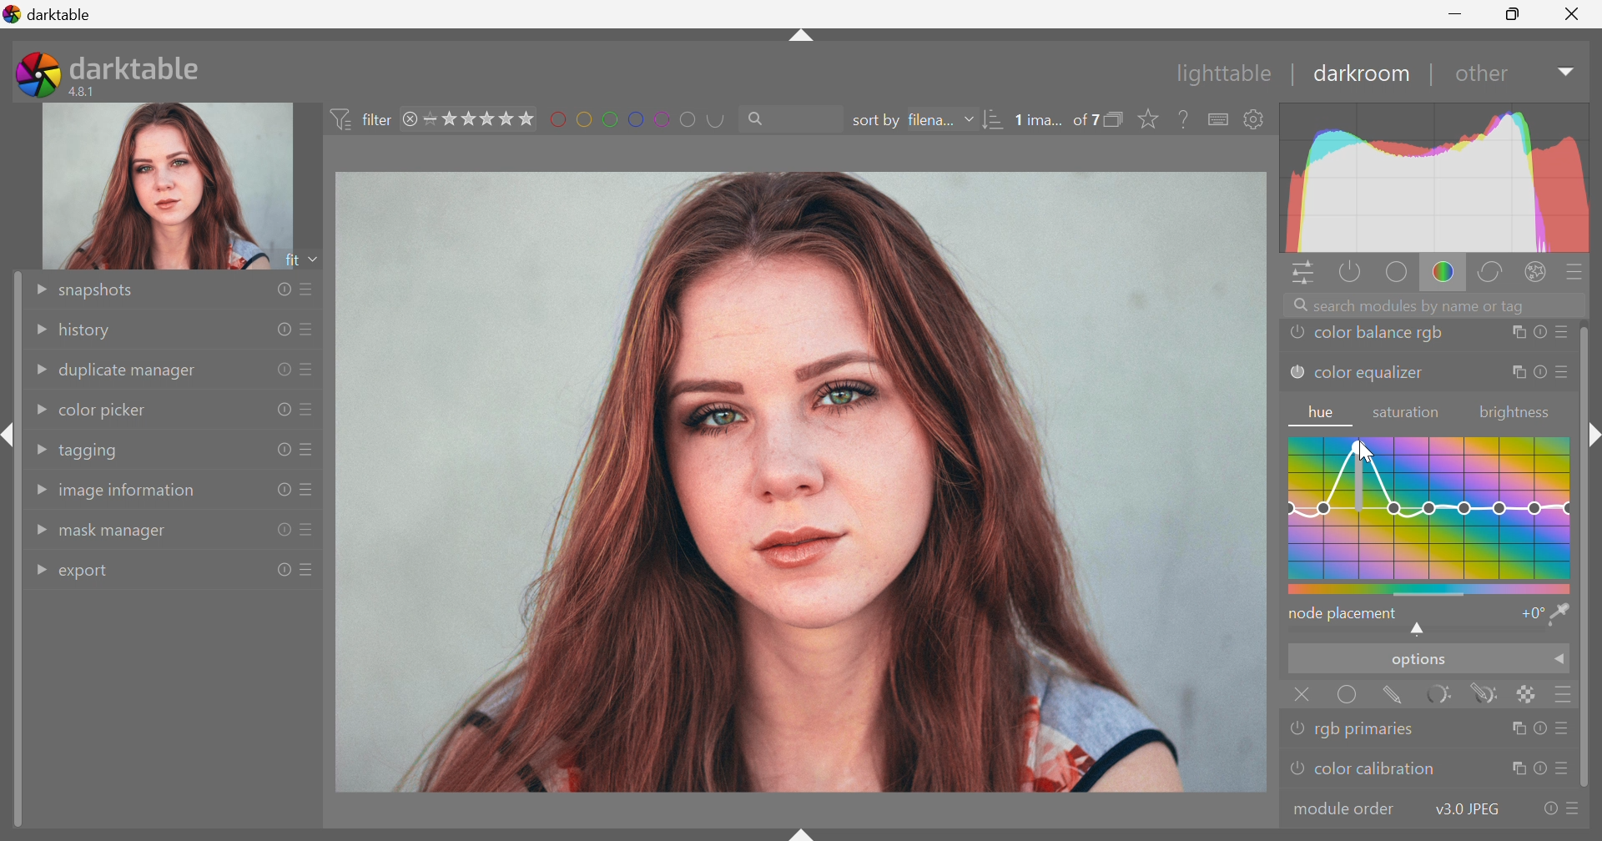 This screenshot has width=1602, height=841. What do you see at coordinates (1566, 728) in the screenshot?
I see `presets` at bounding box center [1566, 728].